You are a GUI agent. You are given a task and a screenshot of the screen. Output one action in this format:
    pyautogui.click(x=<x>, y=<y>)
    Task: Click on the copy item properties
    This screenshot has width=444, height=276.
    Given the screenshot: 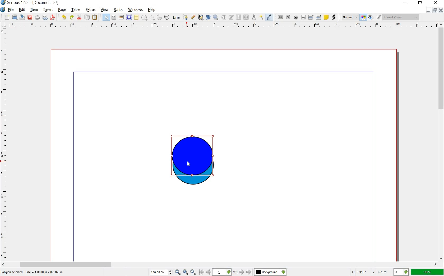 What is the action you would take?
    pyautogui.click(x=262, y=18)
    